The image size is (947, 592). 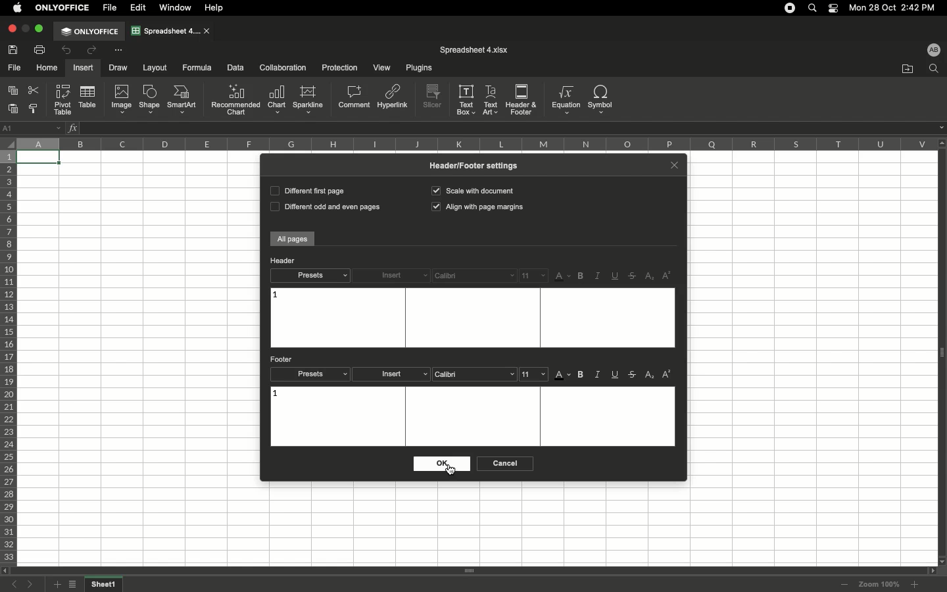 What do you see at coordinates (63, 8) in the screenshot?
I see `OnlyOffice` at bounding box center [63, 8].